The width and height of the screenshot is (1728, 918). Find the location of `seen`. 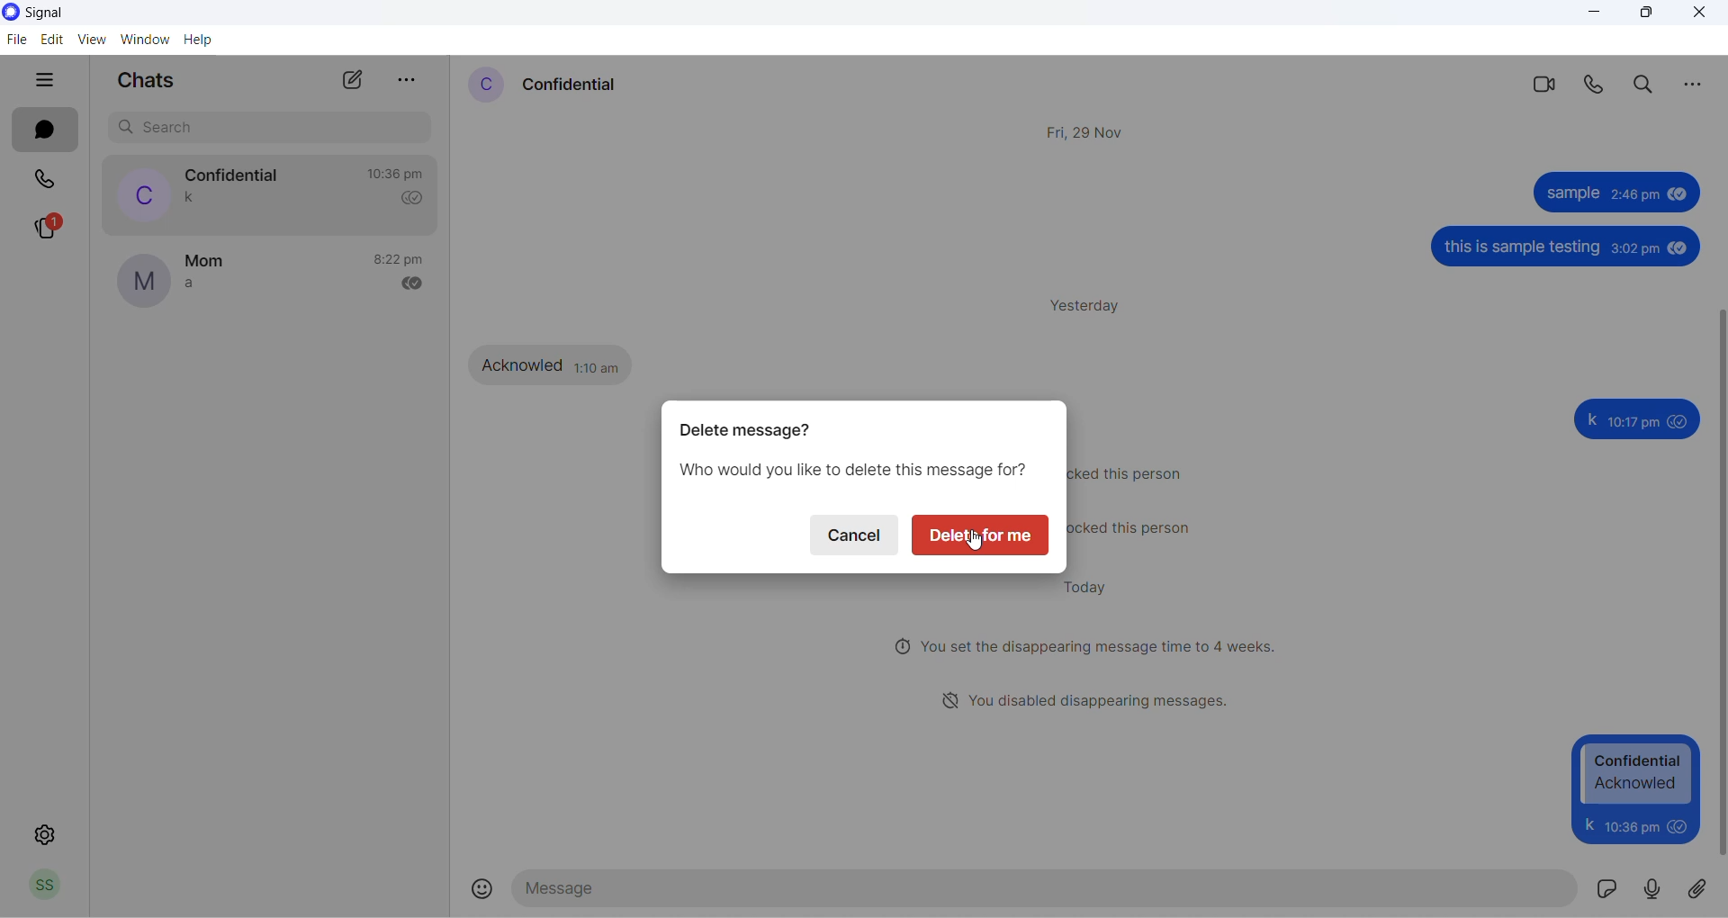

seen is located at coordinates (1682, 827).